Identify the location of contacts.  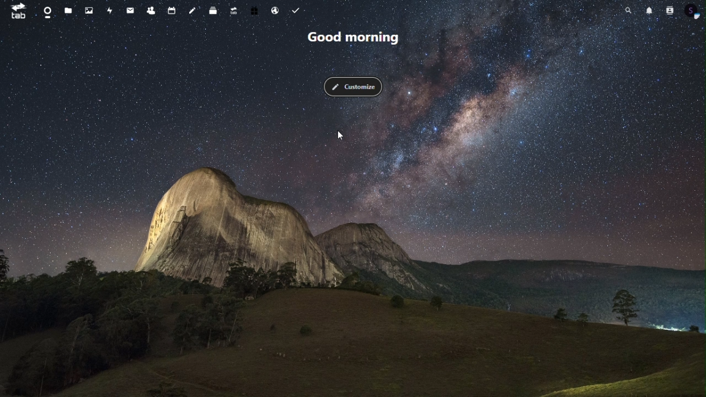
(671, 12).